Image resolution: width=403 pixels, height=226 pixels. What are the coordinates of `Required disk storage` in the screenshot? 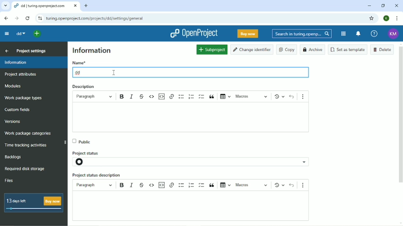 It's located at (25, 169).